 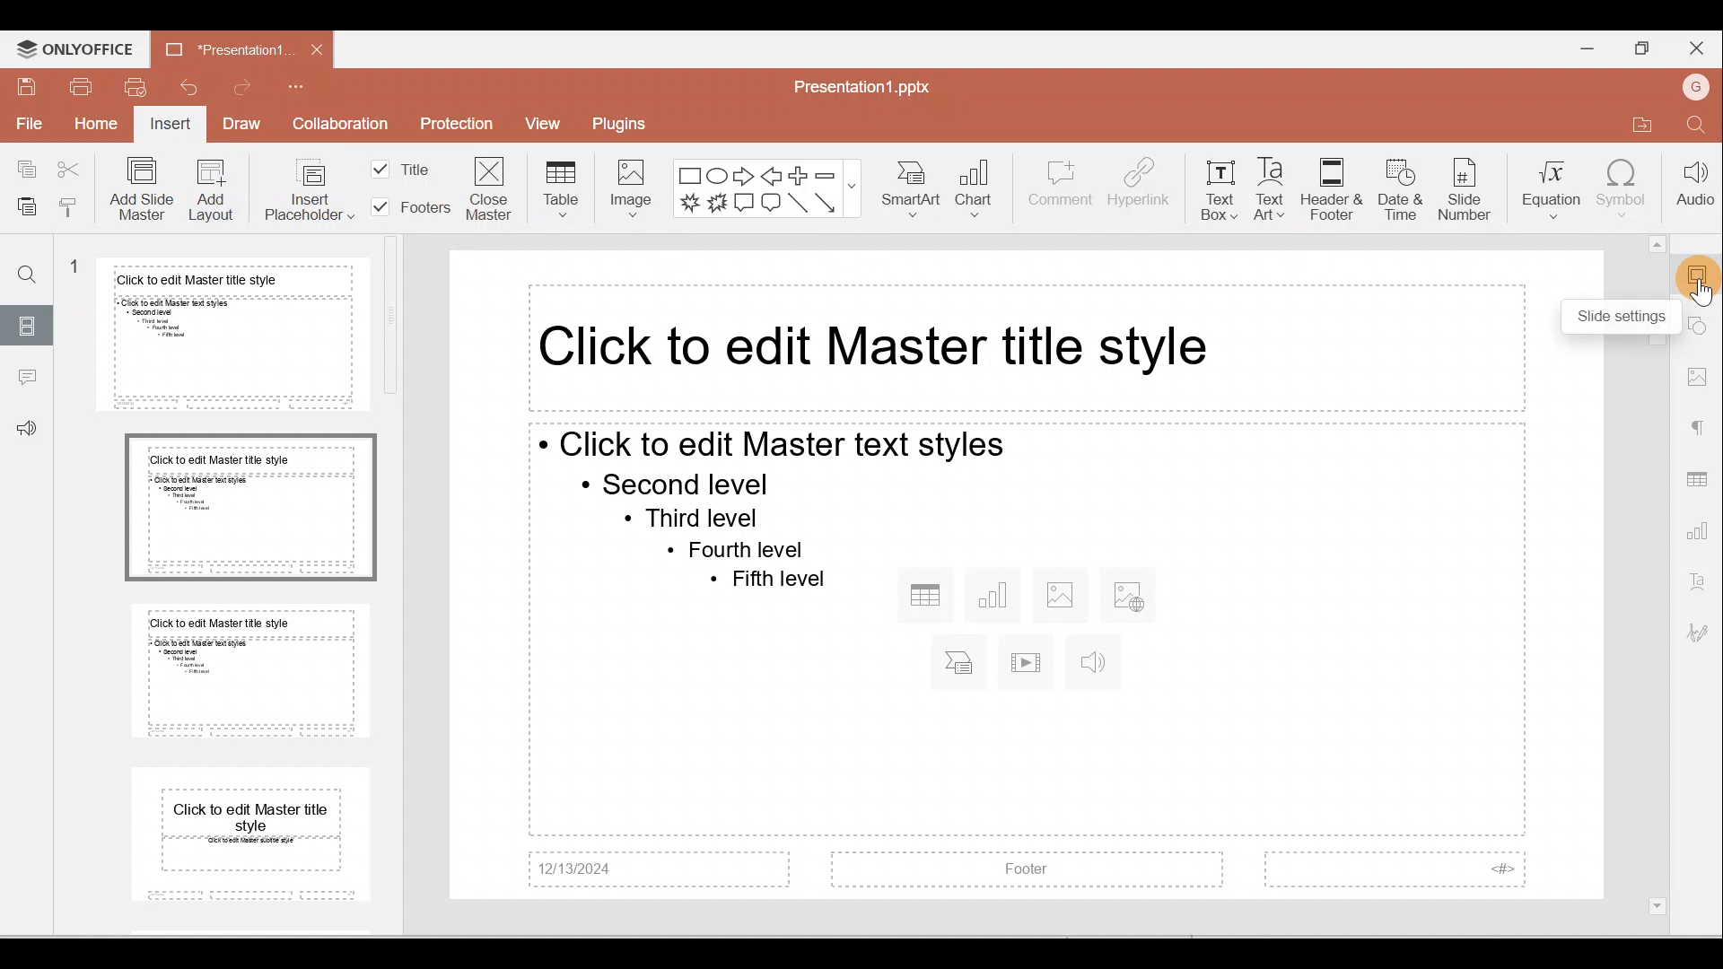 What do you see at coordinates (1701, 268) in the screenshot?
I see `Slide settings` at bounding box center [1701, 268].